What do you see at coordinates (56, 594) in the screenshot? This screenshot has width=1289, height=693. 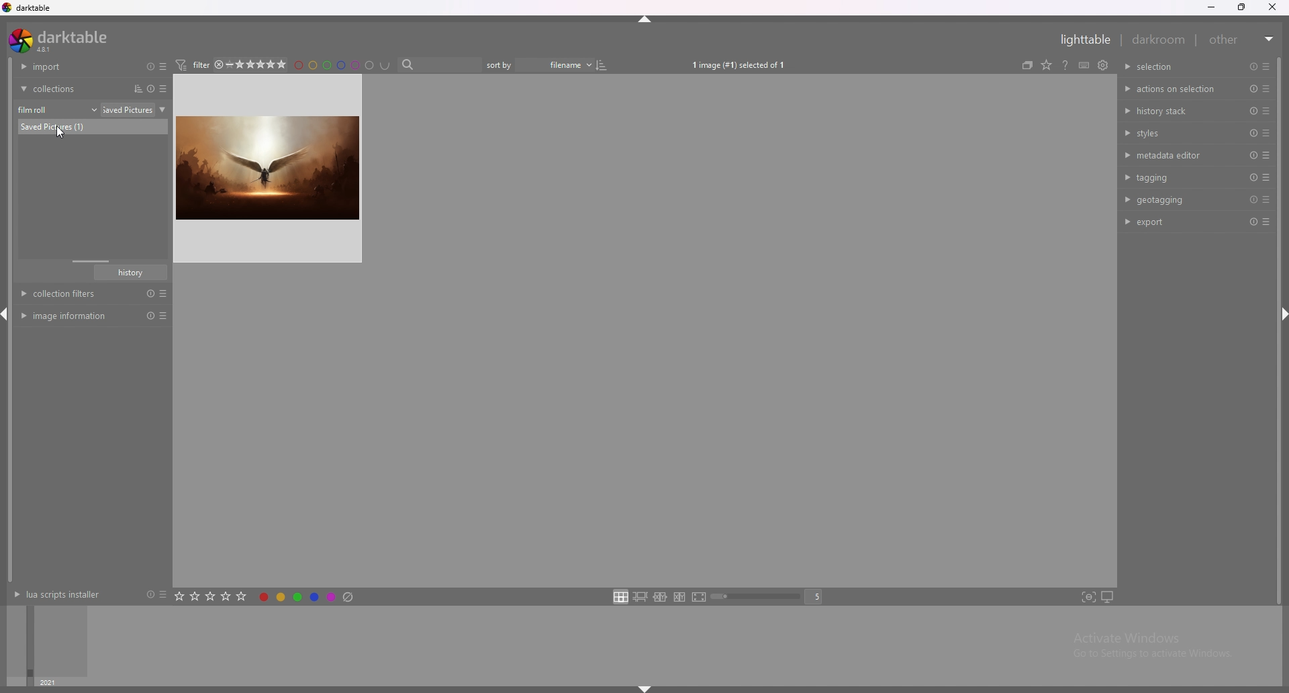 I see `lua scripts installer` at bounding box center [56, 594].